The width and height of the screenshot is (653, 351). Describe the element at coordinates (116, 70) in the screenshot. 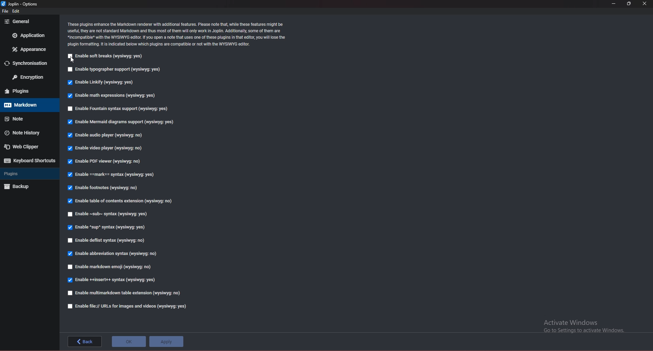

I see `snable typographer support` at that location.